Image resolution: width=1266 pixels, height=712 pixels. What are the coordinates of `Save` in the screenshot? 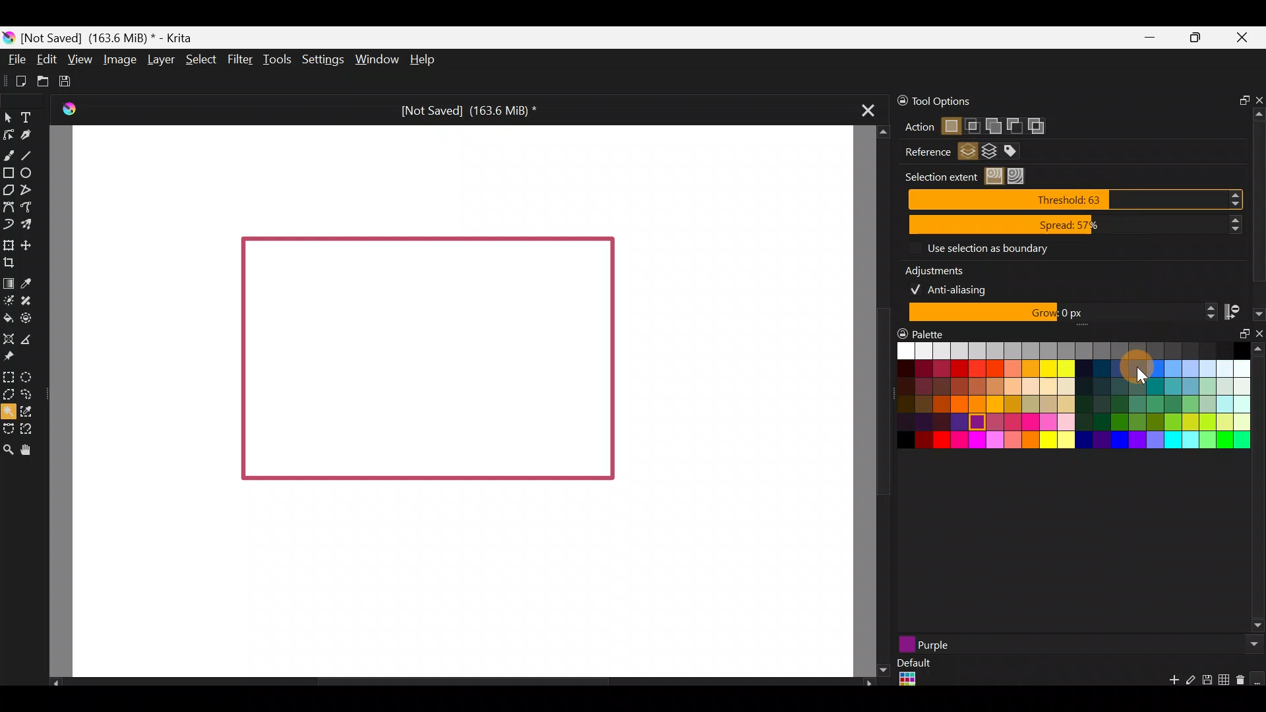 It's located at (69, 82).